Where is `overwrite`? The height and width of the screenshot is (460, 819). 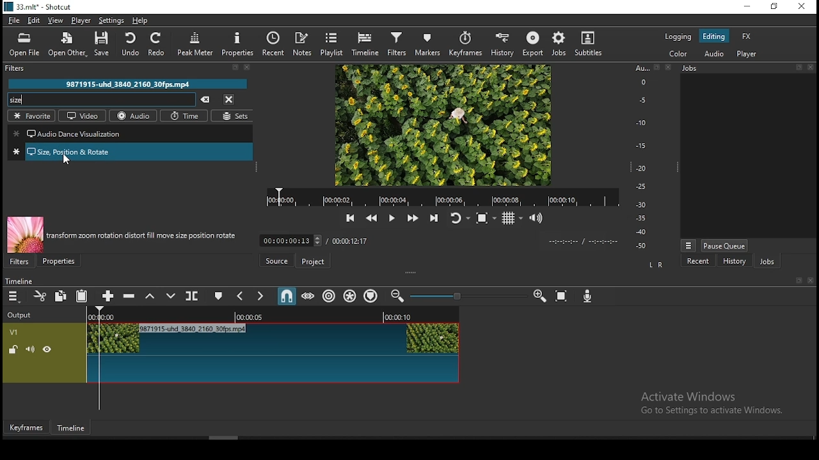 overwrite is located at coordinates (170, 294).